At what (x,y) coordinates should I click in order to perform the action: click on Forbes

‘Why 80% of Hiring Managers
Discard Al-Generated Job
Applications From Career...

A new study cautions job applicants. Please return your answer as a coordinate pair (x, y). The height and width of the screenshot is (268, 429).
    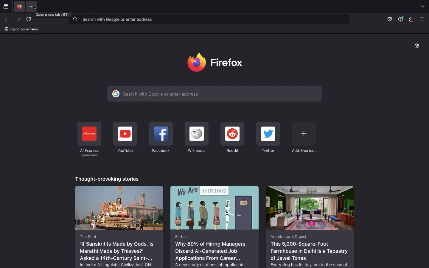
    Looking at the image, I should click on (215, 226).